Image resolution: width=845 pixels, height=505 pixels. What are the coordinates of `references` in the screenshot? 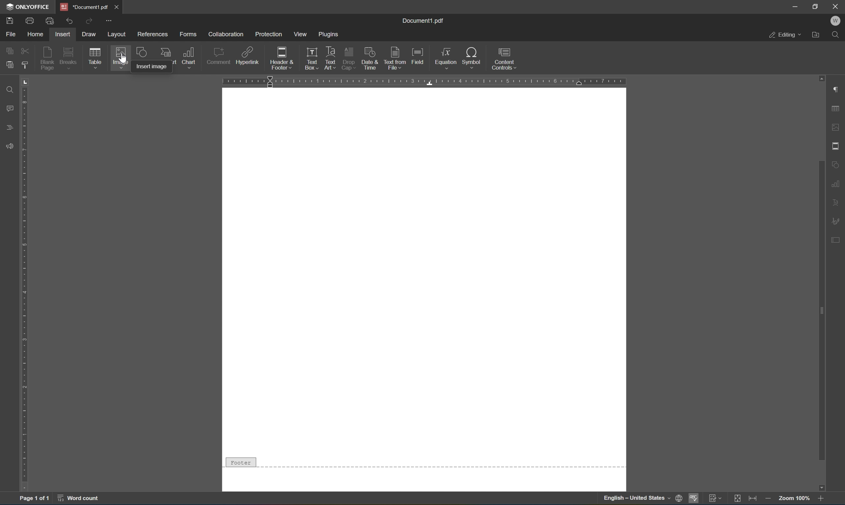 It's located at (151, 35).